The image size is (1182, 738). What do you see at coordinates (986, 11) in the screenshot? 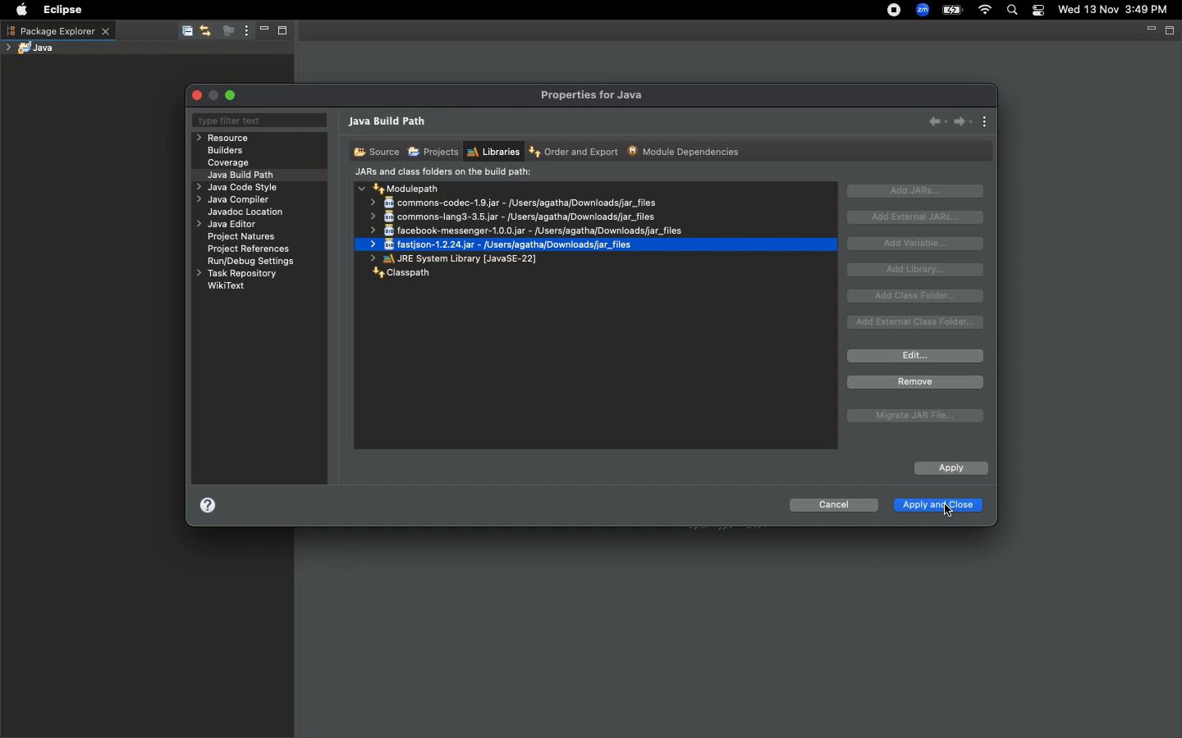
I see `Internet` at bounding box center [986, 11].